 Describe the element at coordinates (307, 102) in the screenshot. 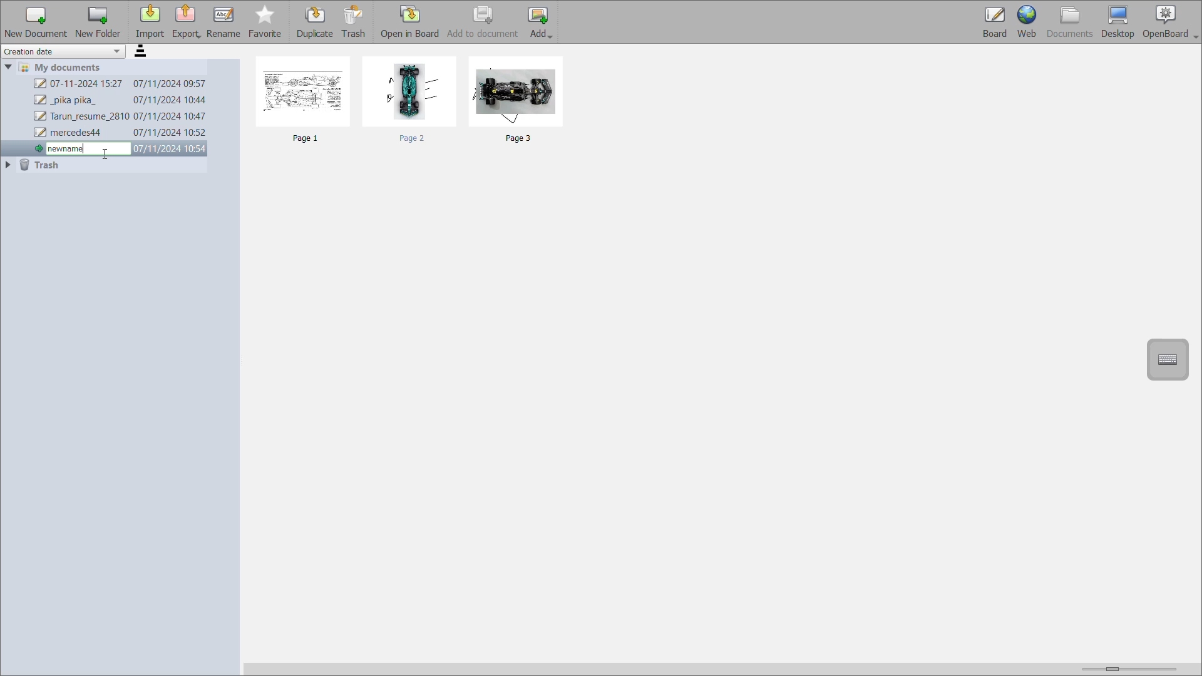

I see `page1` at that location.